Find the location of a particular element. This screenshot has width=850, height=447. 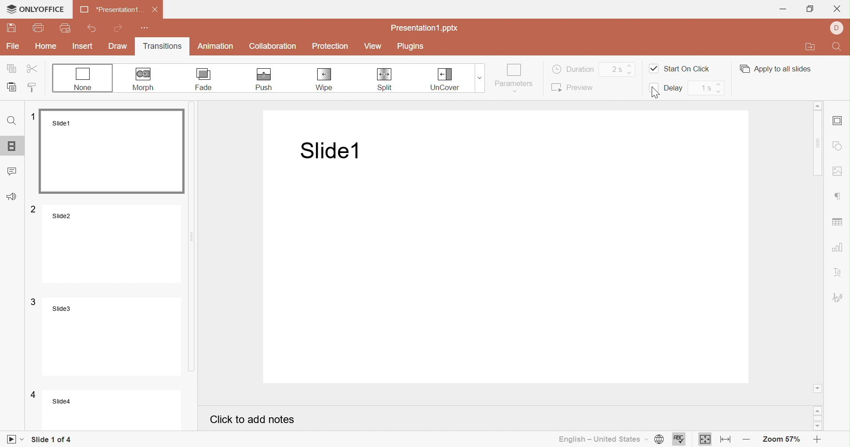

Scroll bar is located at coordinates (199, 239).